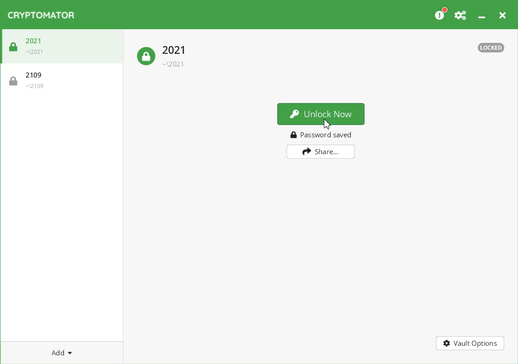  Describe the element at coordinates (43, 16) in the screenshot. I see `Cryptomator ` at that location.